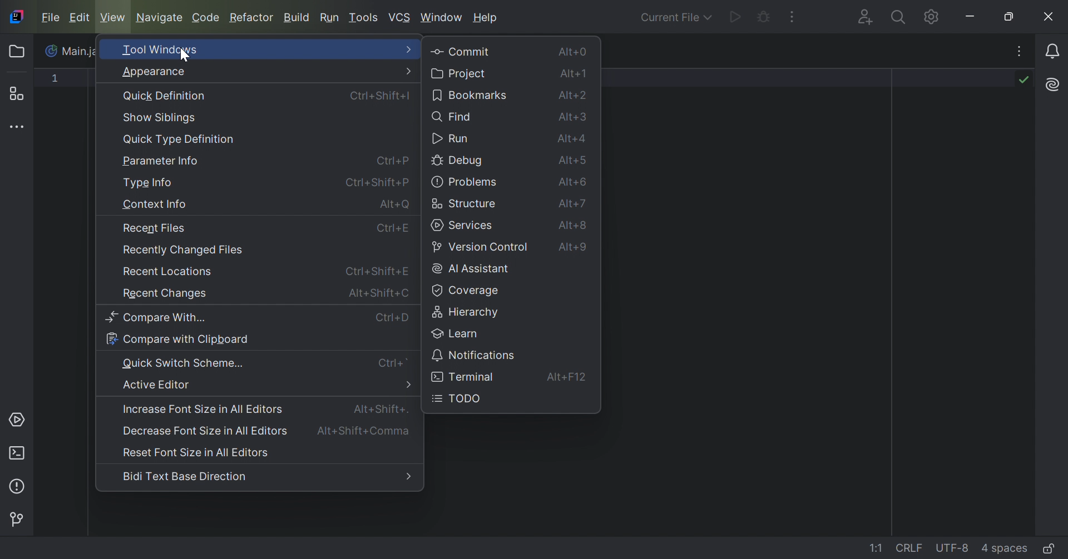 This screenshot has width=1068, height=559. I want to click on code, so click(205, 19).